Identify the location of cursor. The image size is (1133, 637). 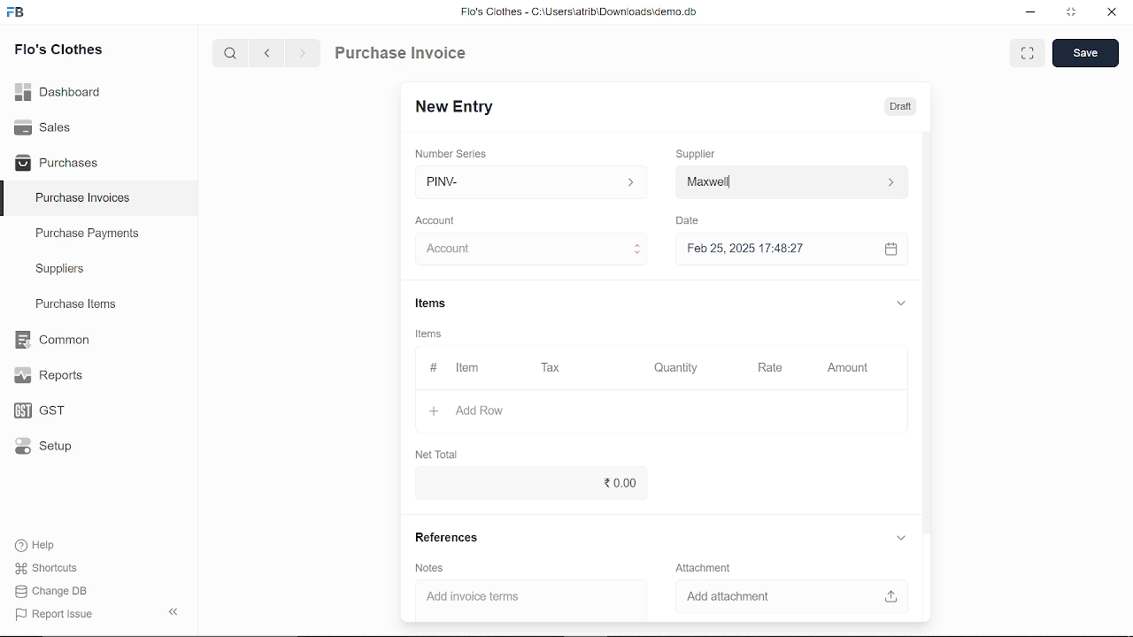
(465, 249).